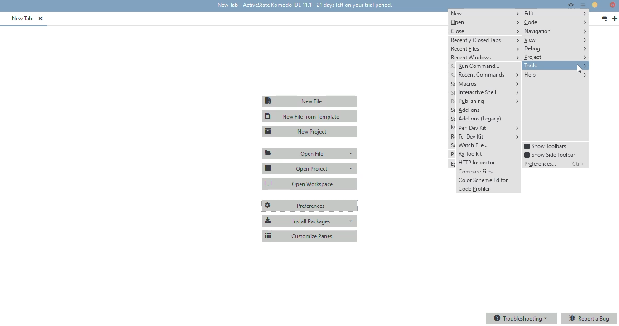  What do you see at coordinates (555, 66) in the screenshot?
I see `tools` at bounding box center [555, 66].